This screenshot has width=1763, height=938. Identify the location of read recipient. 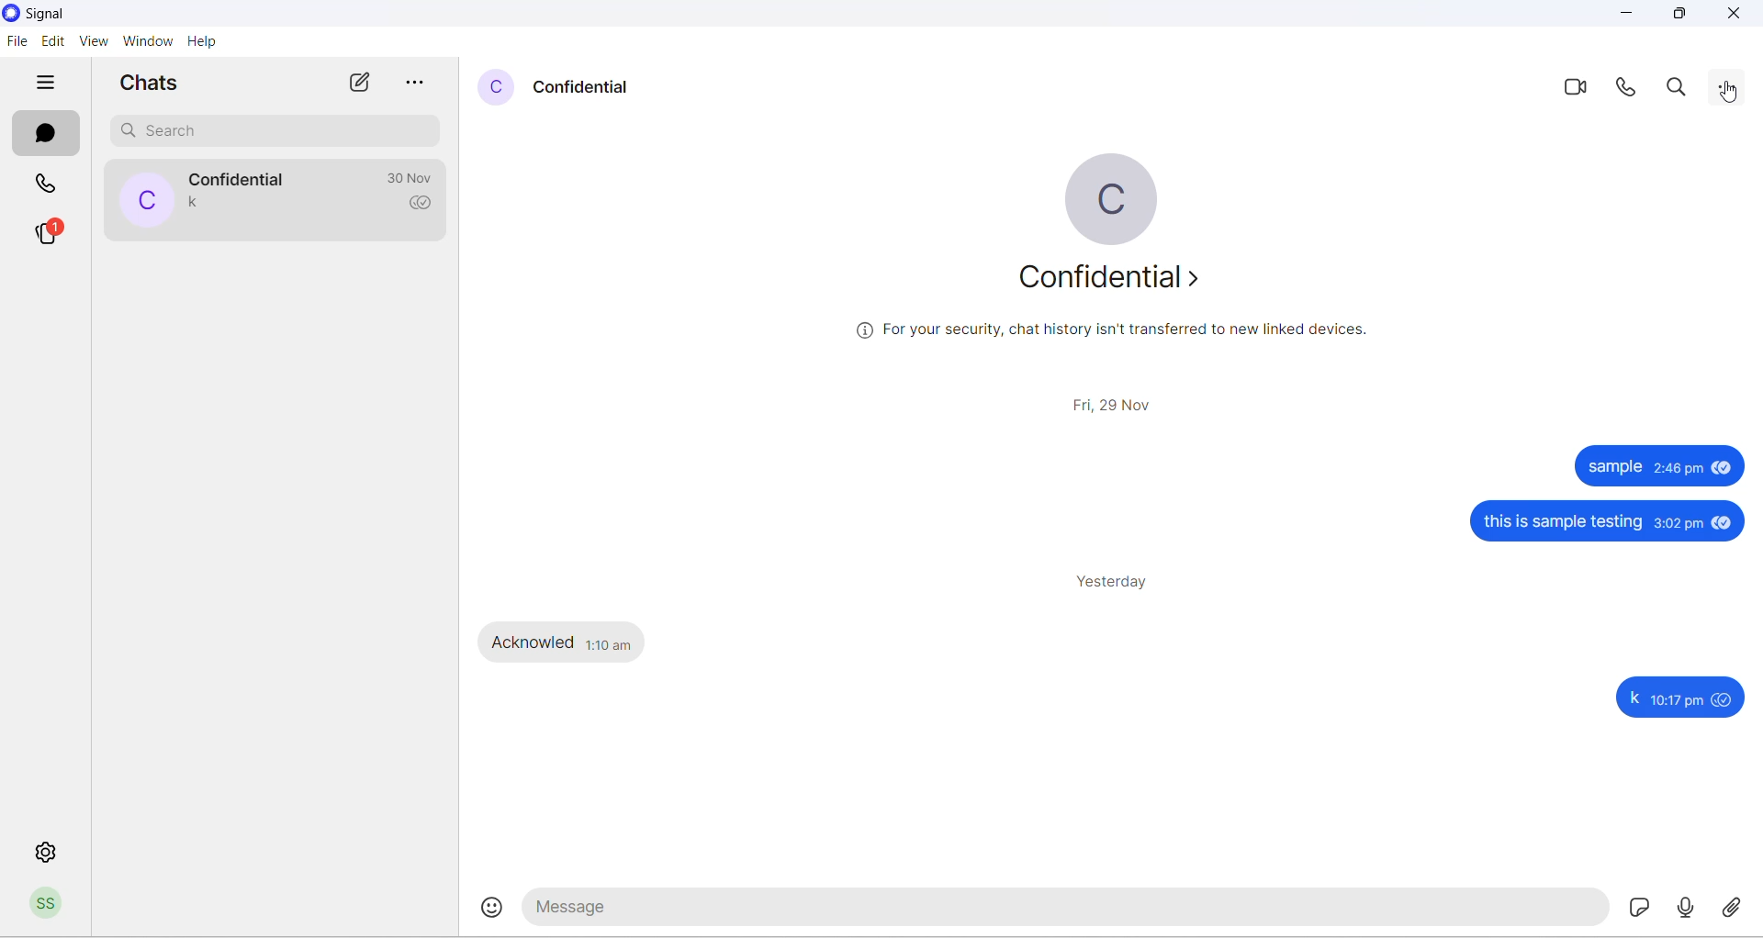
(423, 205).